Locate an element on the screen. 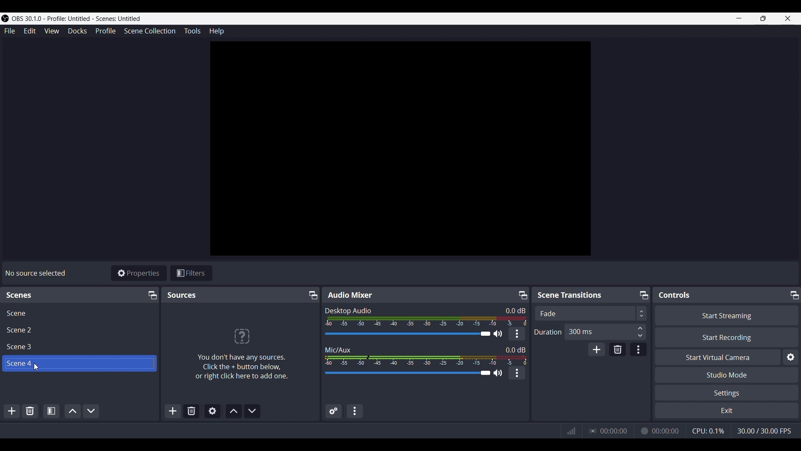 Image resolution: width=801 pixels, height=451 pixels.  Undock/Pop-out icon is located at coordinates (151, 295).